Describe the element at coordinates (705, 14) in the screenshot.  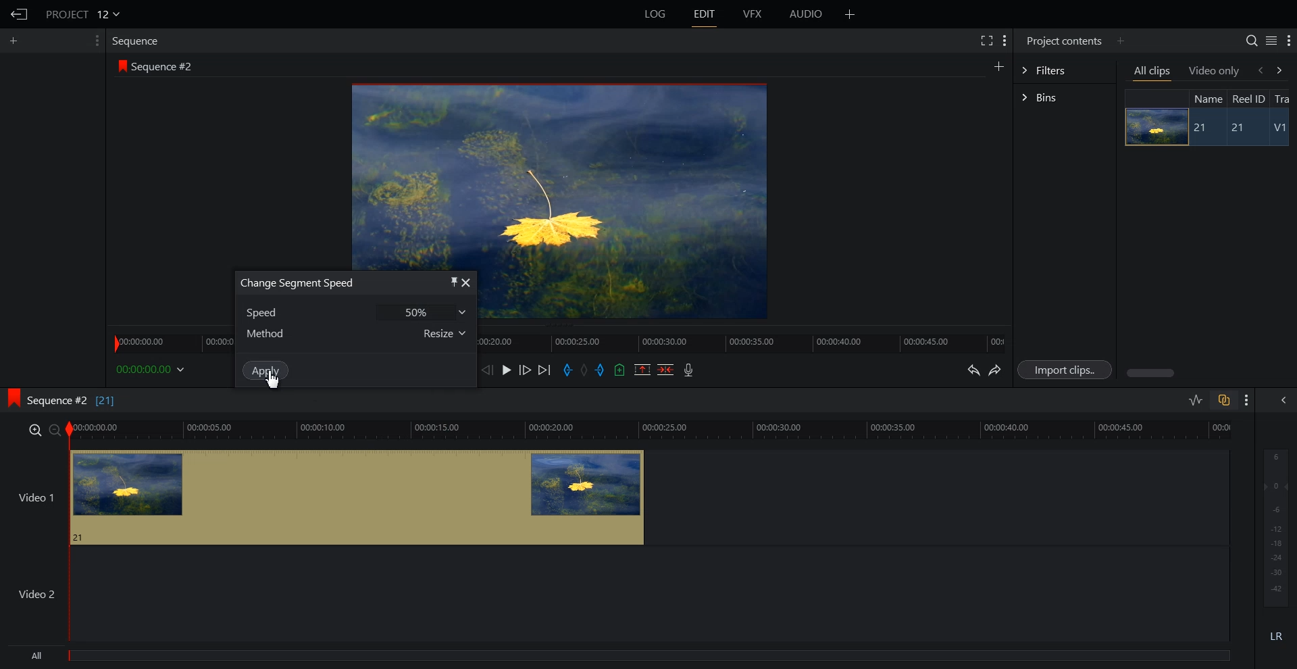
I see `EDIT` at that location.